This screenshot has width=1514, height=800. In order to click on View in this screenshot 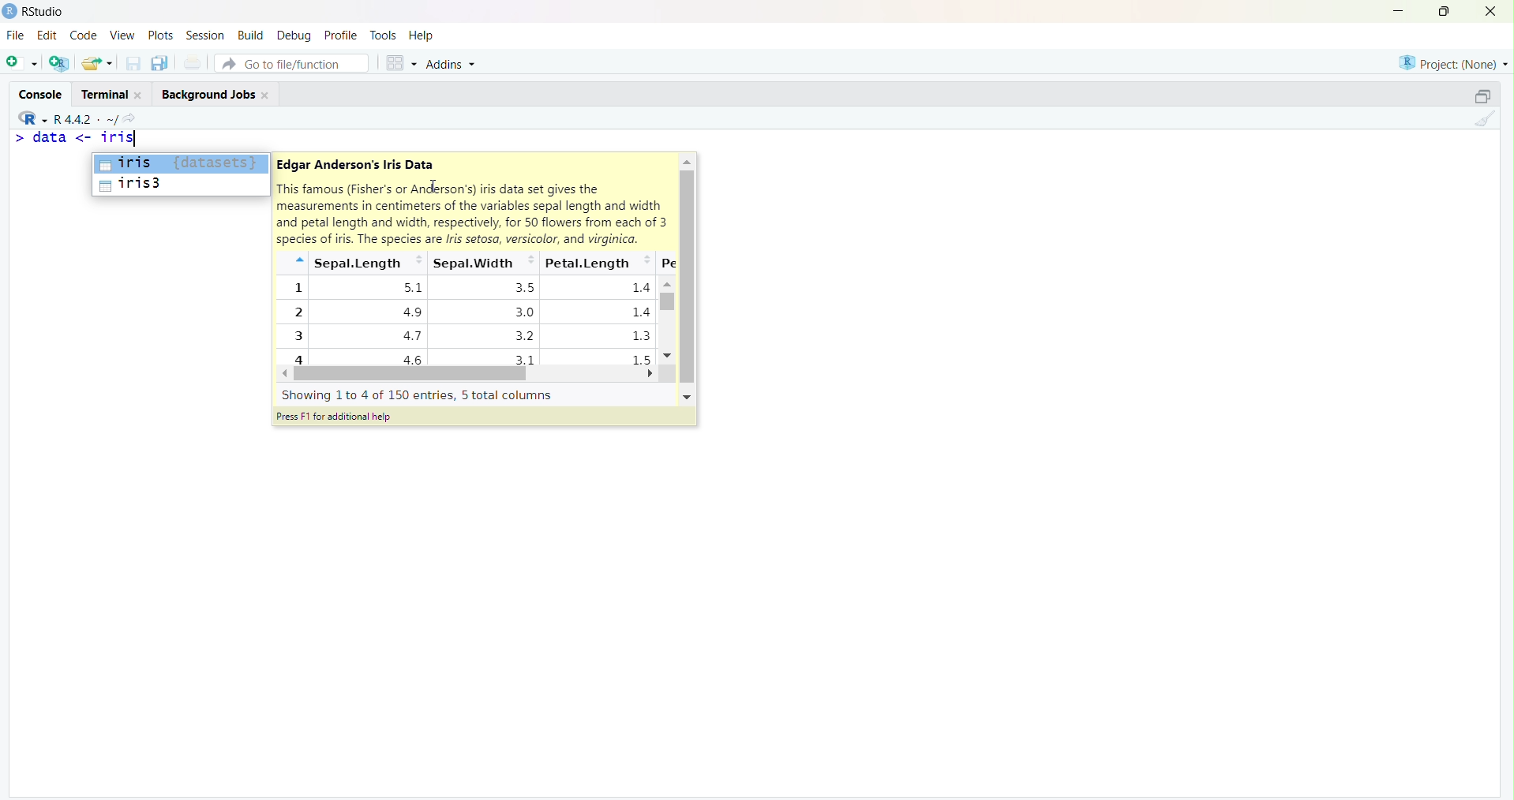, I will do `click(121, 36)`.